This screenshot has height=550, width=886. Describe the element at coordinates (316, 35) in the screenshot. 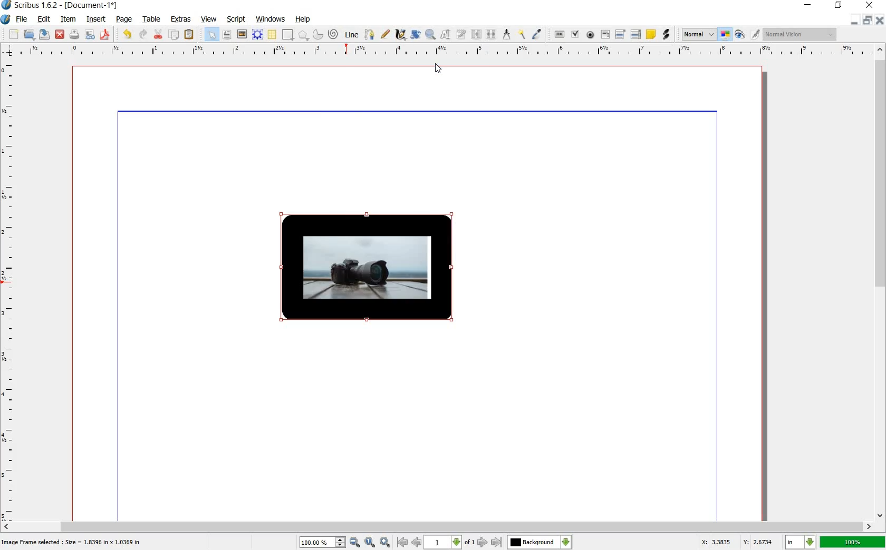

I see `arc` at that location.